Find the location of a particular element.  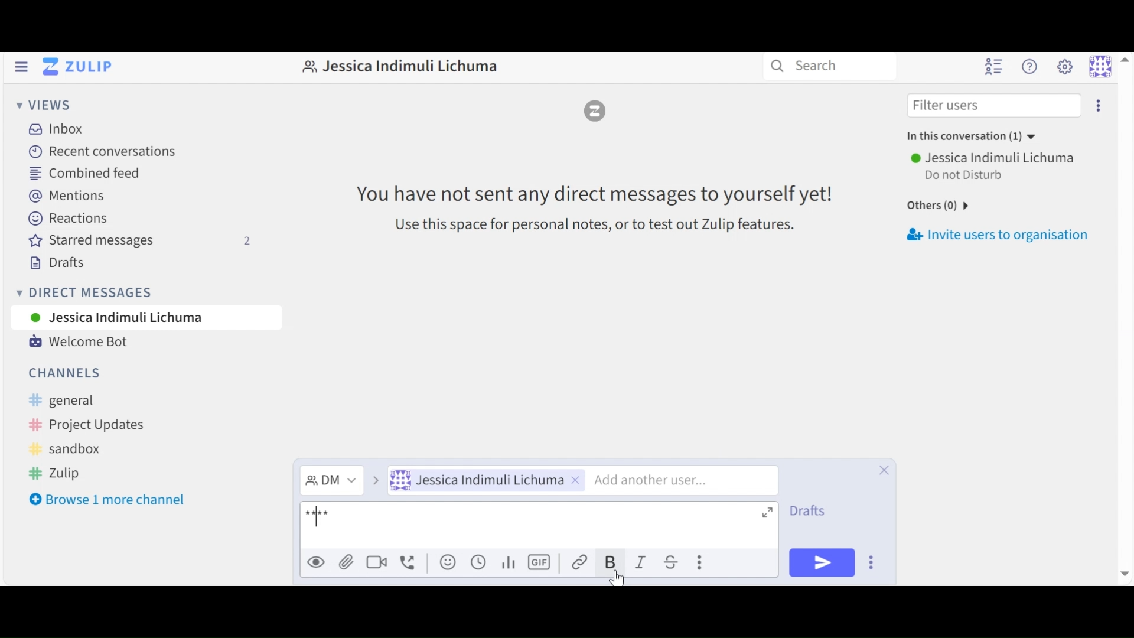

Add poll is located at coordinates (509, 561).